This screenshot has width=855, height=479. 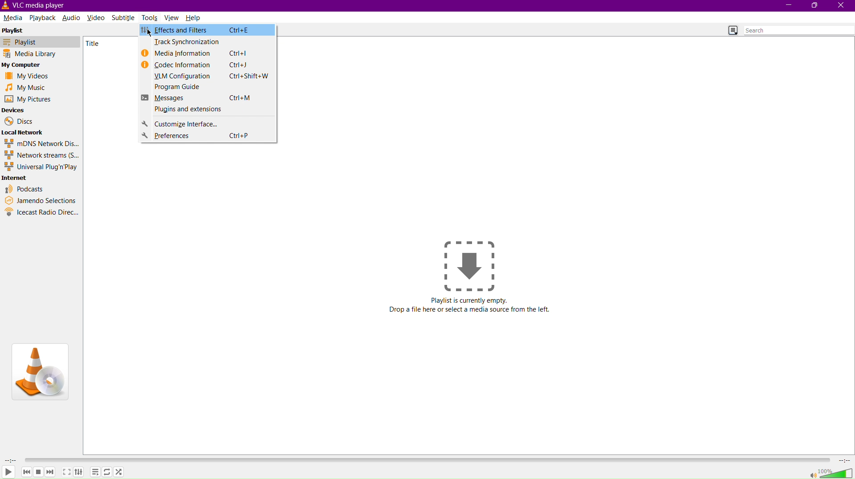 What do you see at coordinates (8, 459) in the screenshot?
I see `Duration` at bounding box center [8, 459].